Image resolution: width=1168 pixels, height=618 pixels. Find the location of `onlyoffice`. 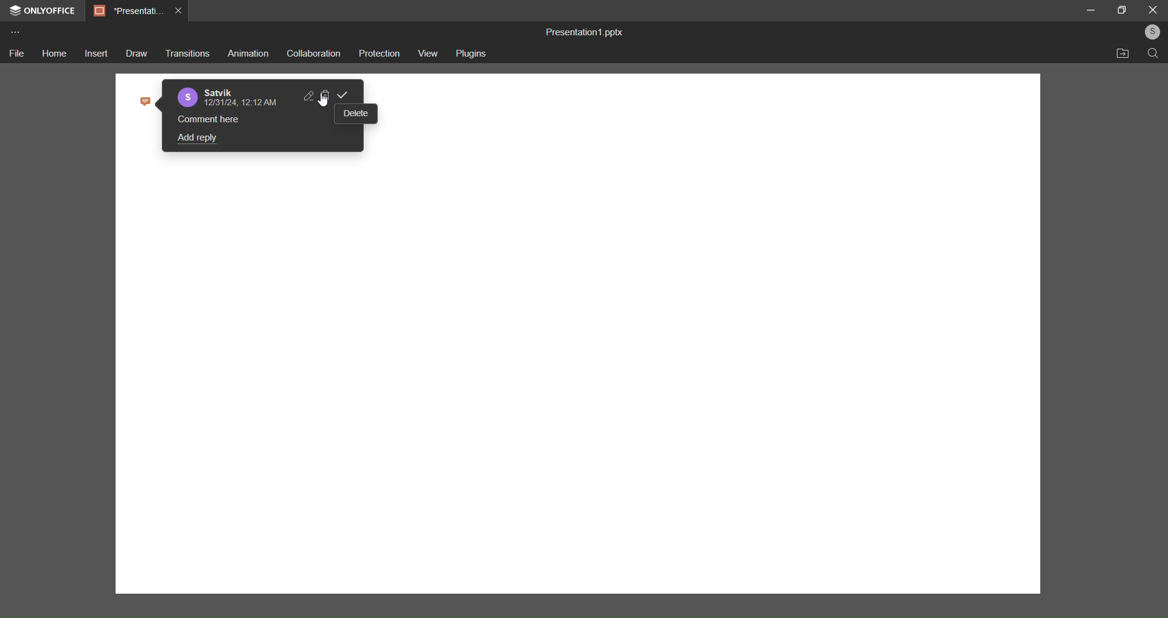

onlyoffice is located at coordinates (41, 10).